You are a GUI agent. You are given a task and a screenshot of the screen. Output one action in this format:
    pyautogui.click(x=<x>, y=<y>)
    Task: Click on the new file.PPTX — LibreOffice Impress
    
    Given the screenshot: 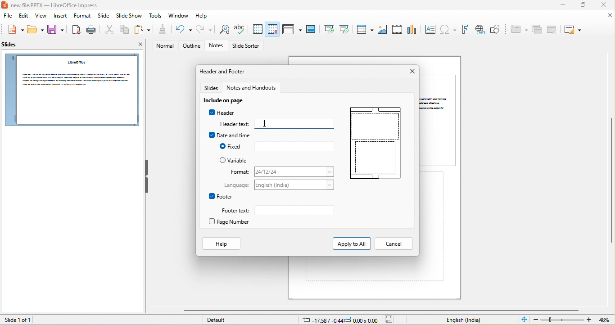 What is the action you would take?
    pyautogui.click(x=52, y=5)
    